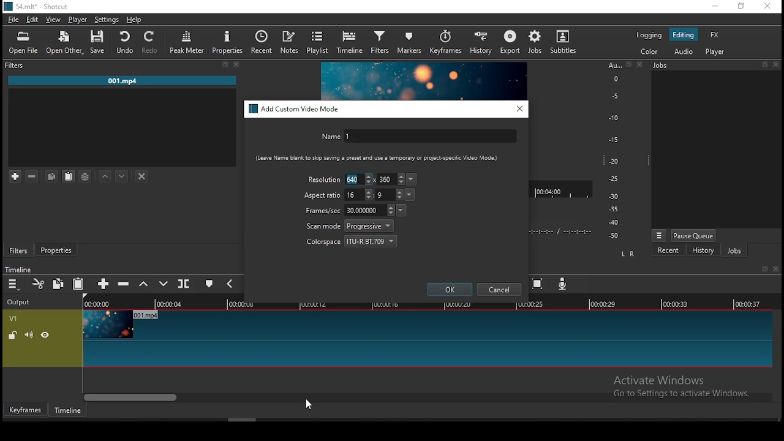  What do you see at coordinates (359, 195) in the screenshot?
I see `width` at bounding box center [359, 195].